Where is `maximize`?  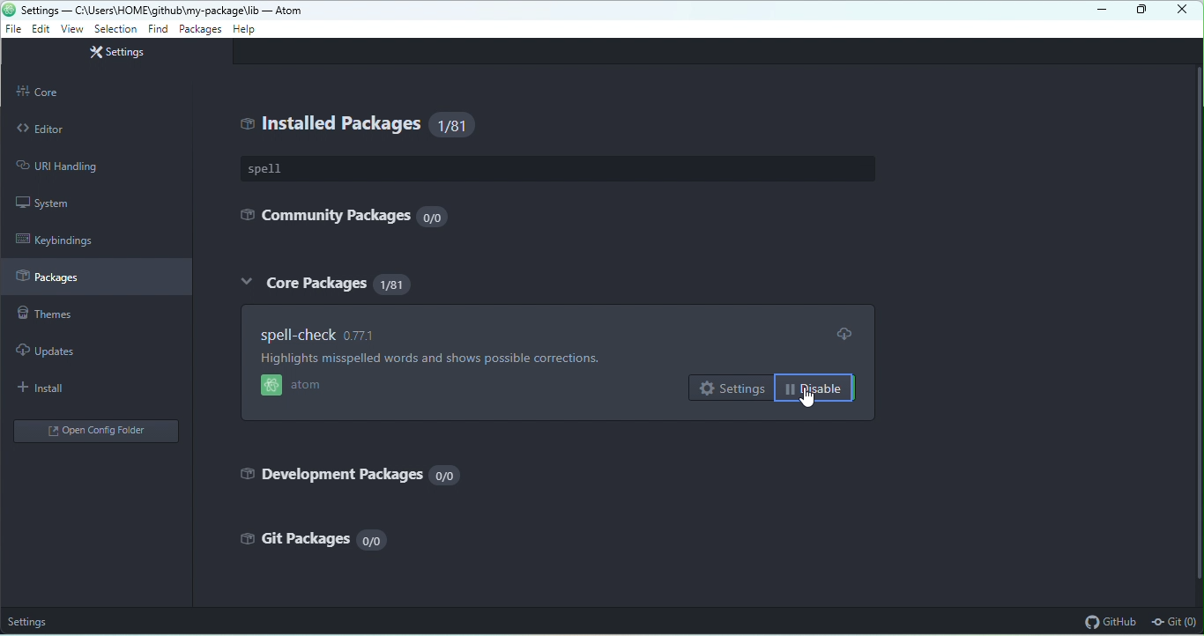 maximize is located at coordinates (1141, 11).